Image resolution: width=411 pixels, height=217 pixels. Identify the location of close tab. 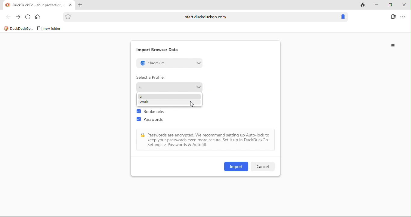
(70, 5).